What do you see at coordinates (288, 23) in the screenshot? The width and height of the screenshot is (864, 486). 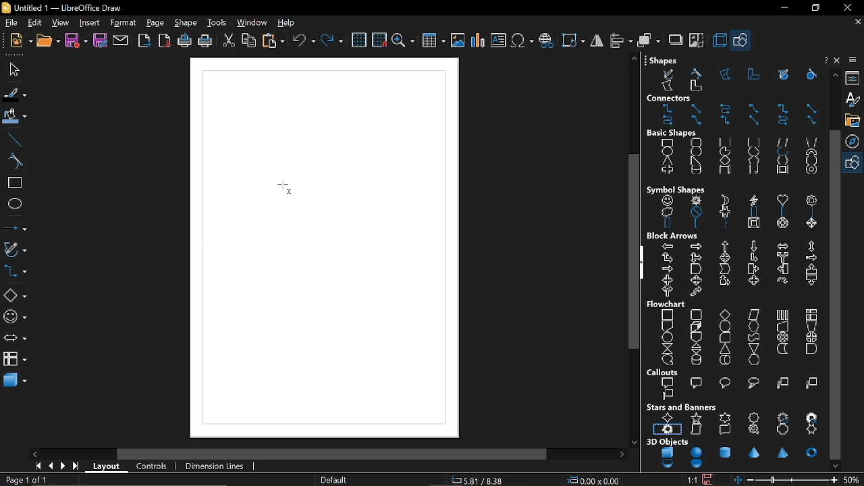 I see `help` at bounding box center [288, 23].